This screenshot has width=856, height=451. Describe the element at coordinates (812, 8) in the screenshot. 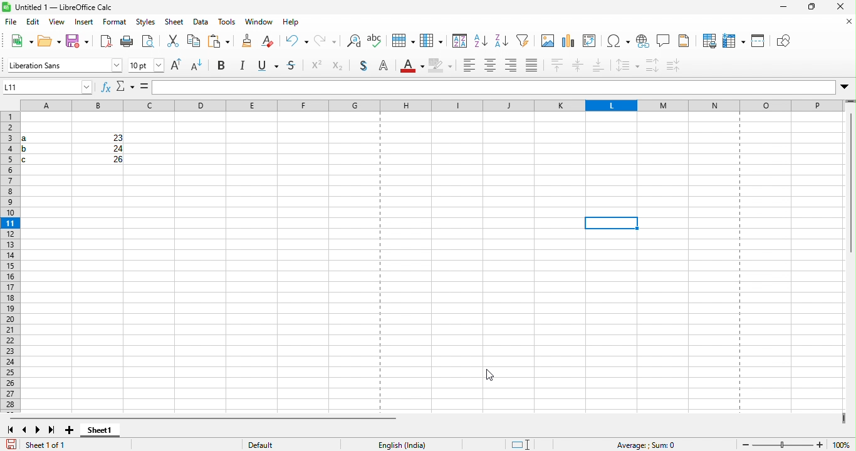

I see `maximize` at that location.